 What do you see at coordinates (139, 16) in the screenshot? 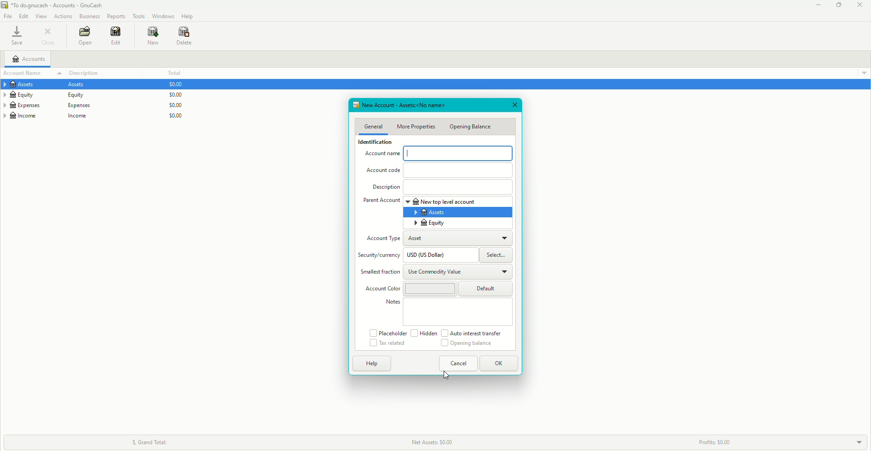
I see `Tools` at bounding box center [139, 16].